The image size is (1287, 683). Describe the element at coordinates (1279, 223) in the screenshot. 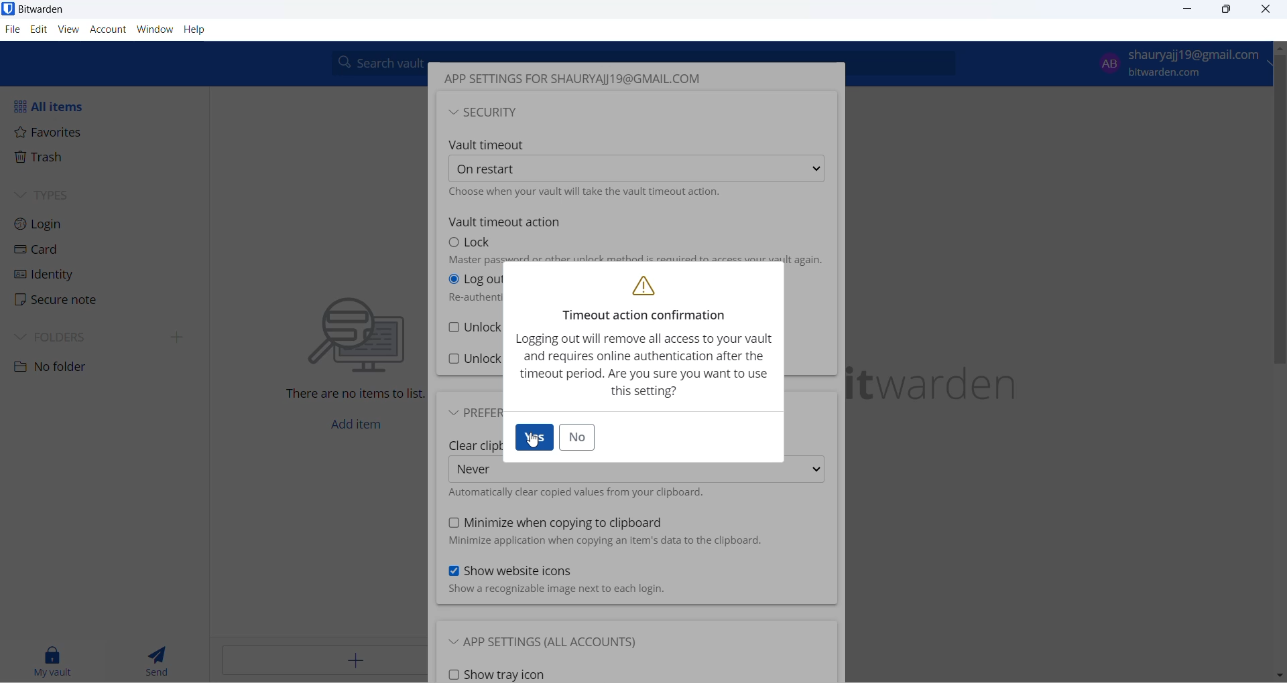

I see `scrollbar` at that location.